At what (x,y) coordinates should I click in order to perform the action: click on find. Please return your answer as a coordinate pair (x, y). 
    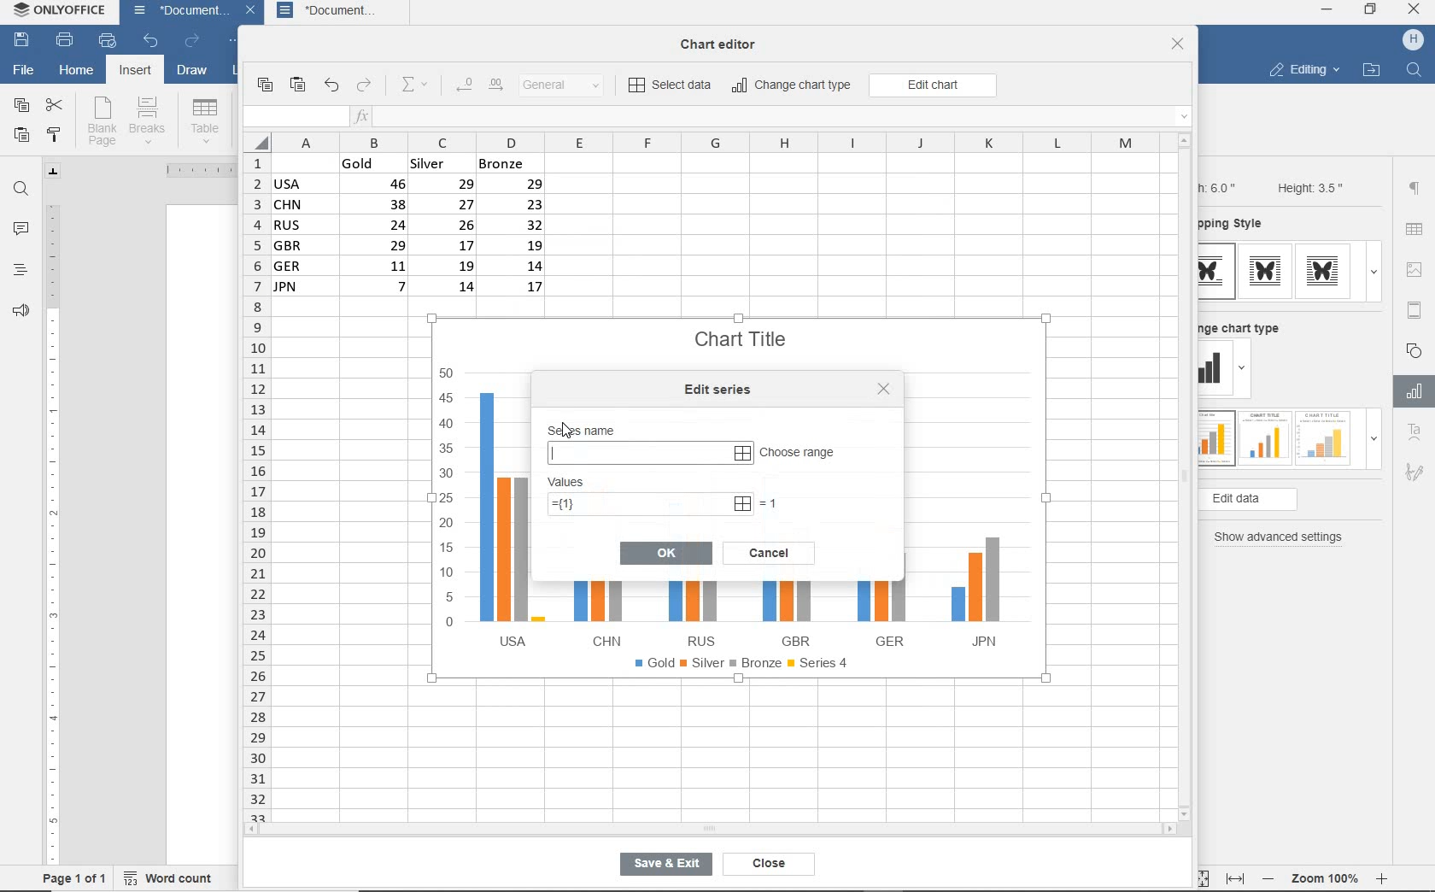
    Looking at the image, I should click on (22, 189).